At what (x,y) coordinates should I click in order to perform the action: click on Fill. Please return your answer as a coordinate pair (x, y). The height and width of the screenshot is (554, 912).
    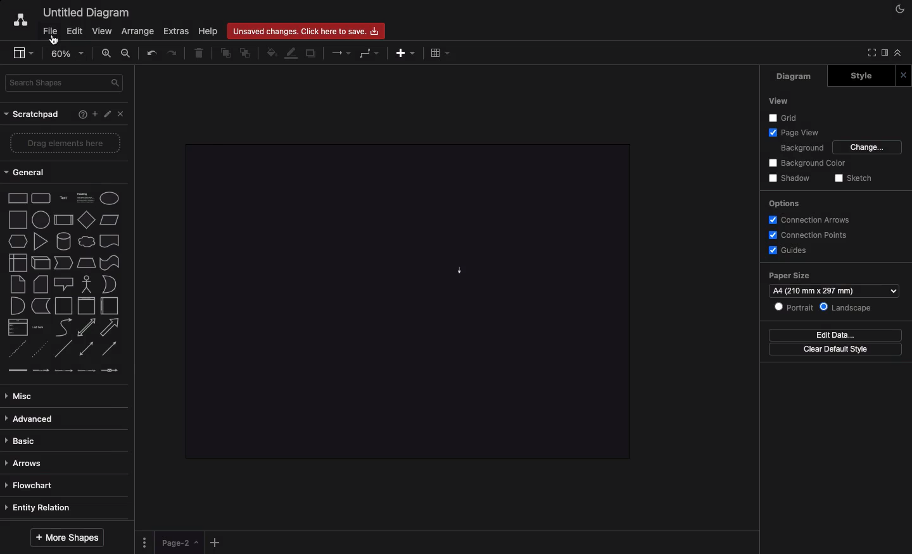
    Looking at the image, I should click on (270, 53).